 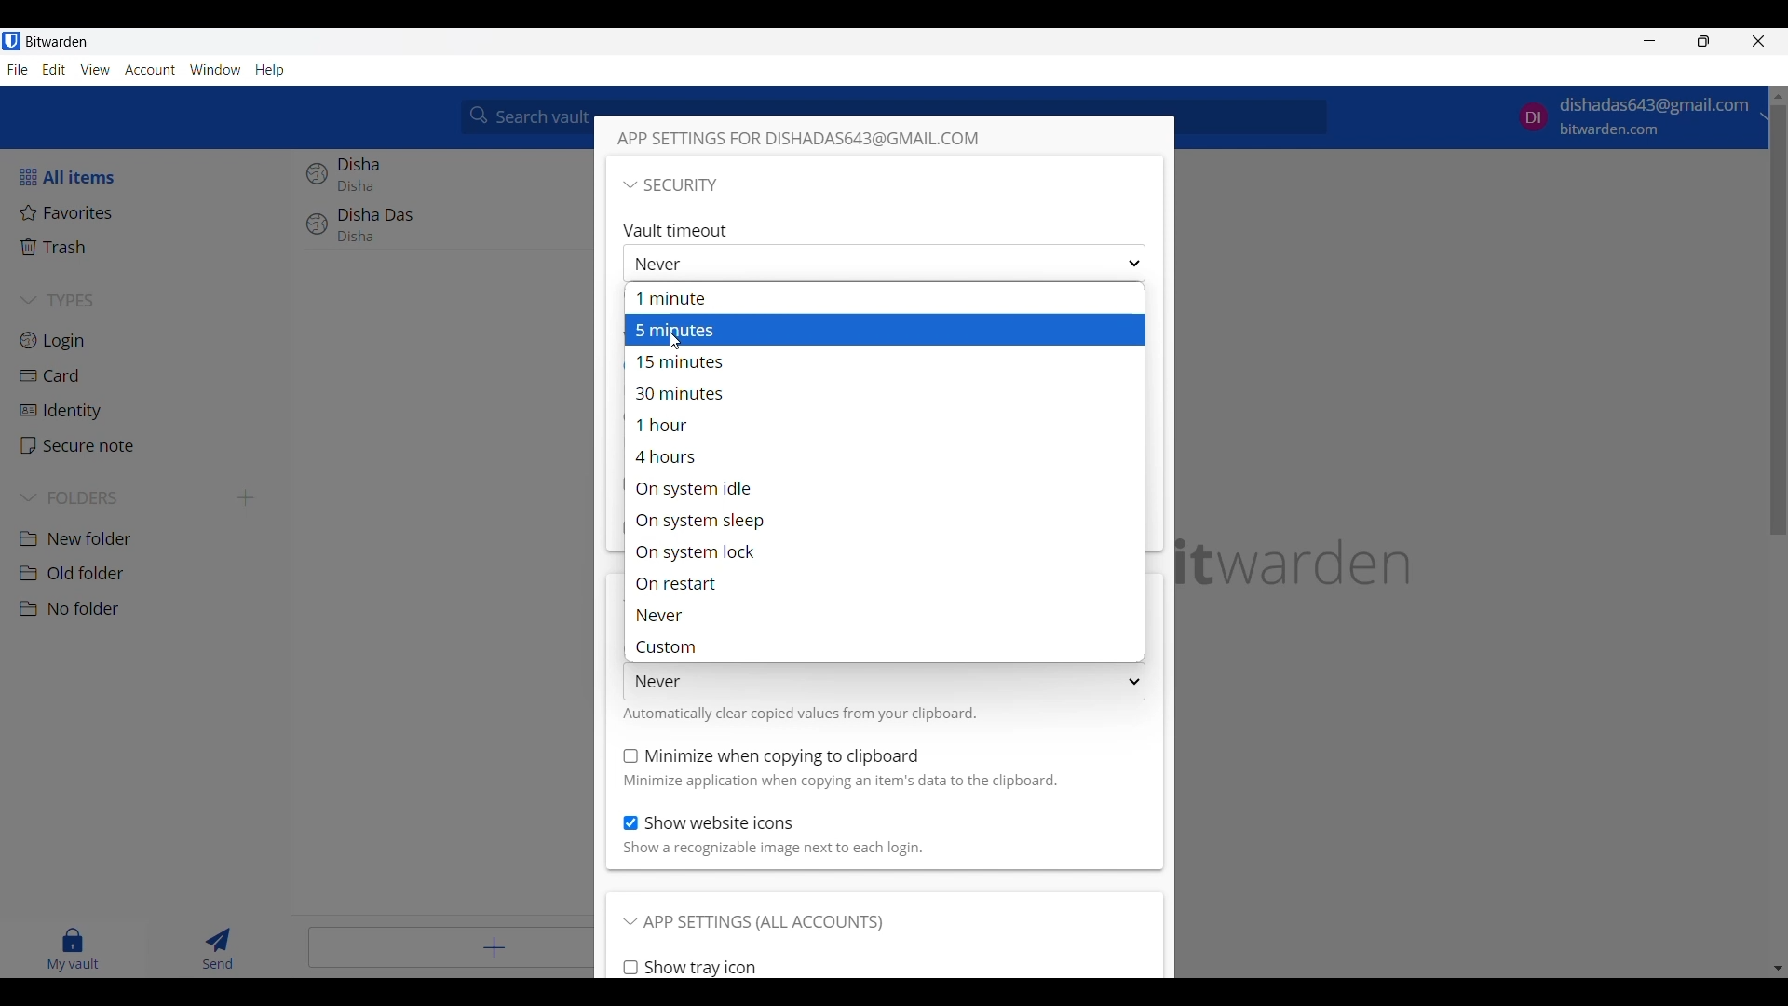 What do you see at coordinates (690, 968) in the screenshot?
I see `Toggle for Show tray icon` at bounding box center [690, 968].